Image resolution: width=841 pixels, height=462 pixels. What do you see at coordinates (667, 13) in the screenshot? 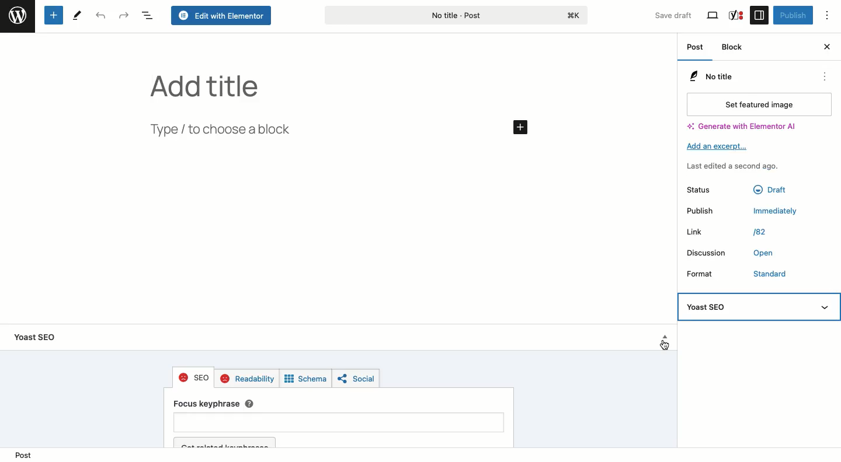
I see `Save draft` at bounding box center [667, 13].